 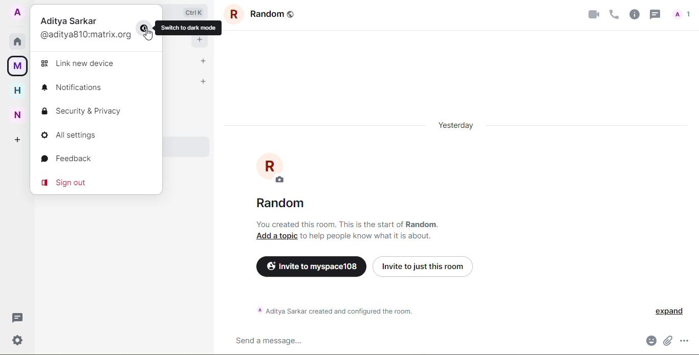 I want to click on sign out, so click(x=65, y=181).